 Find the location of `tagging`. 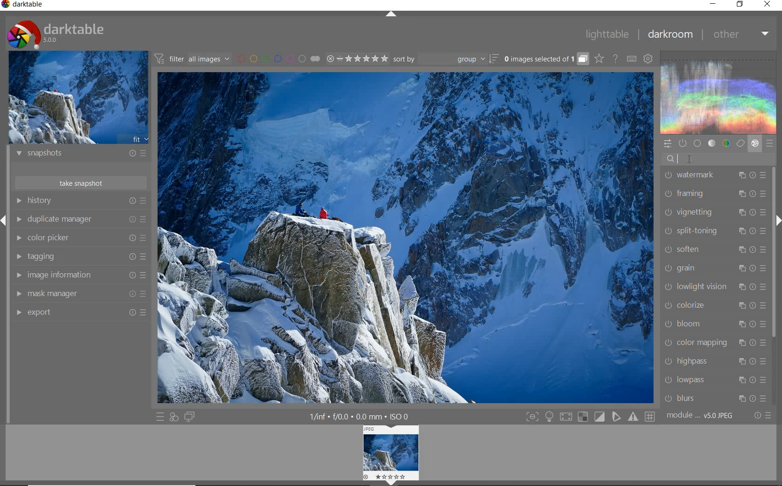

tagging is located at coordinates (80, 257).